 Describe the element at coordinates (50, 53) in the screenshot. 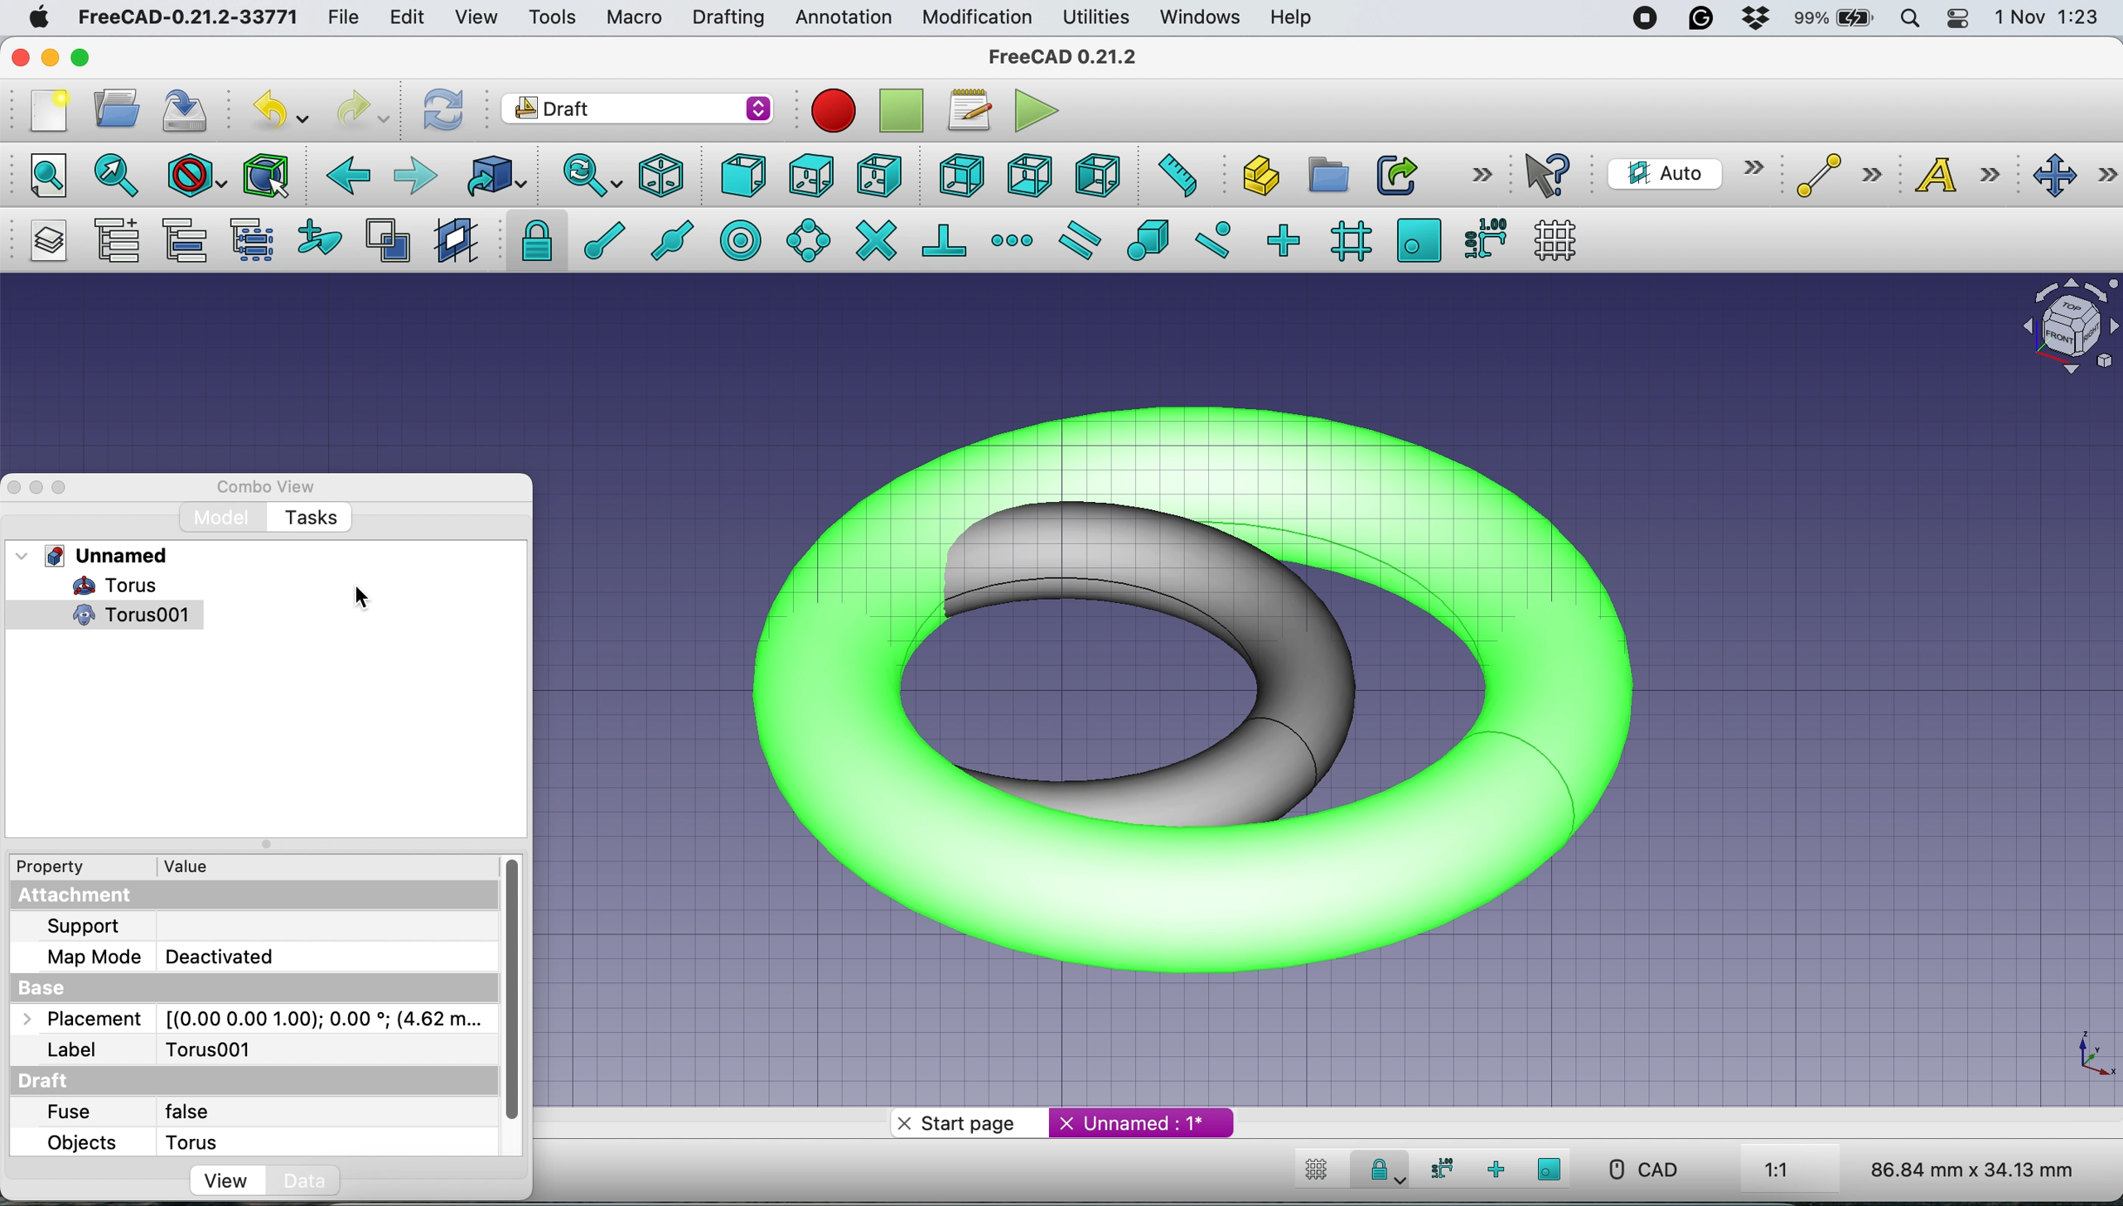

I see `minimise` at that location.